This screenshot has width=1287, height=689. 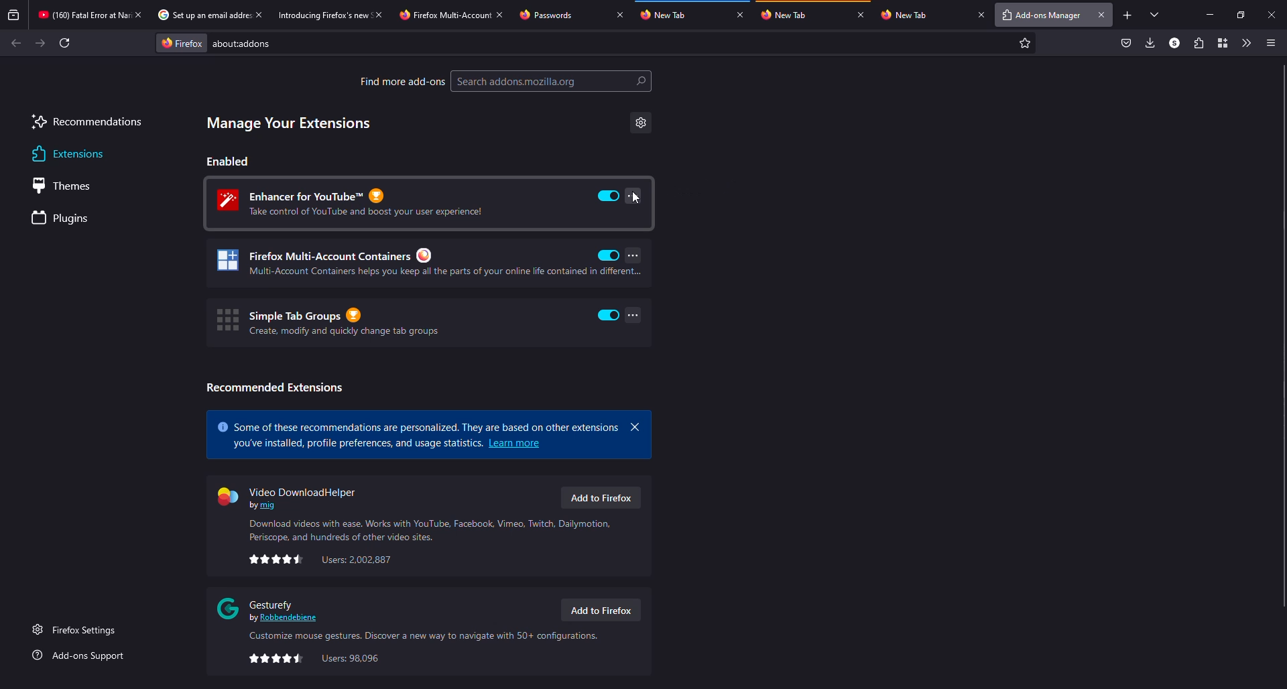 What do you see at coordinates (402, 81) in the screenshot?
I see `find more` at bounding box center [402, 81].